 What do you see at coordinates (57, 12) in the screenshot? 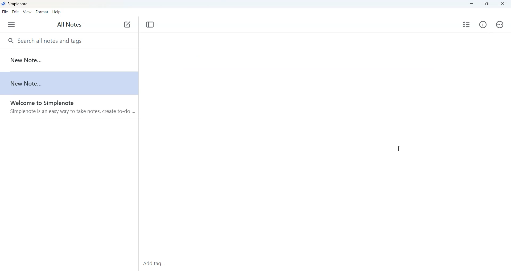
I see `Help` at bounding box center [57, 12].